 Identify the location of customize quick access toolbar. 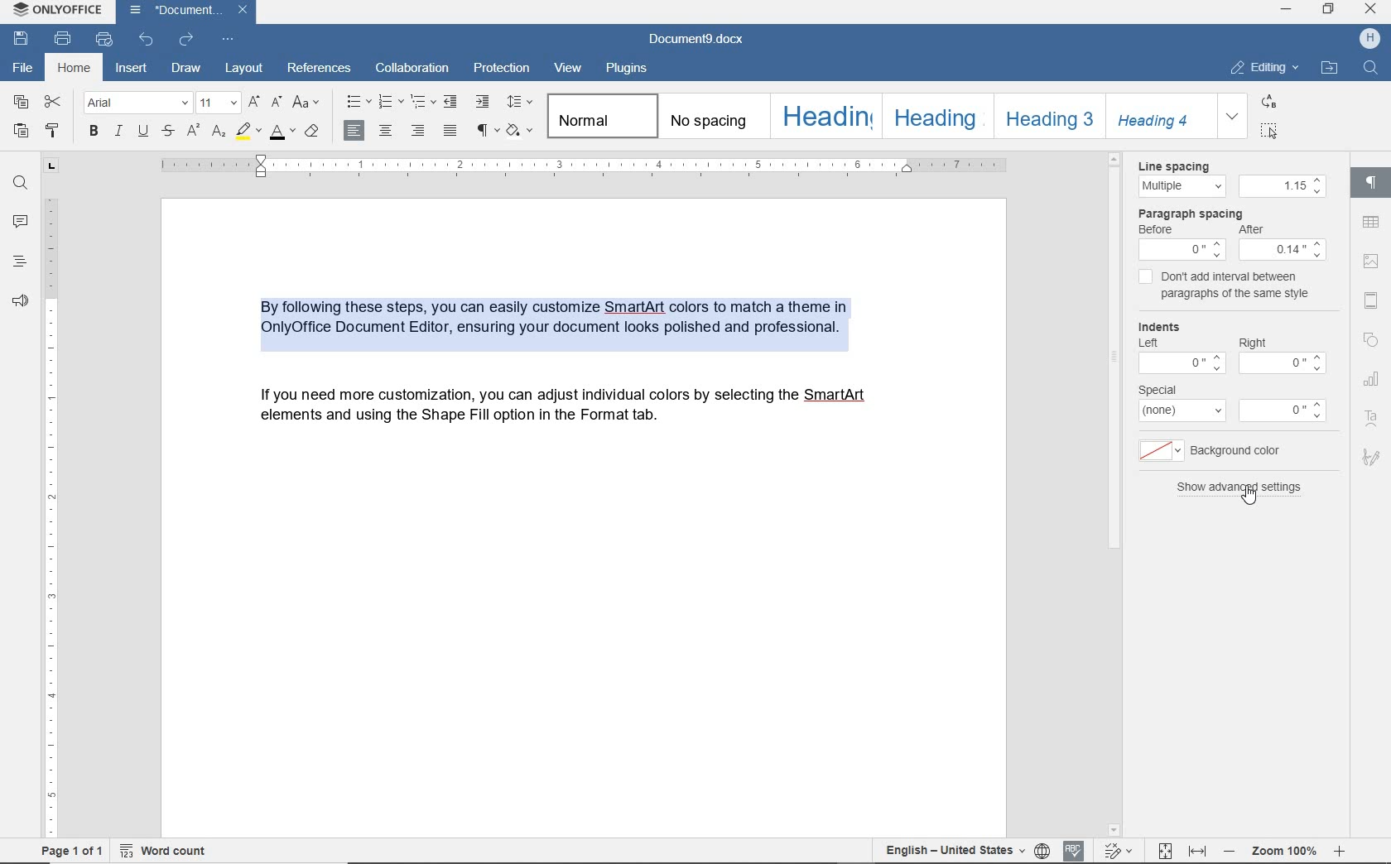
(228, 39).